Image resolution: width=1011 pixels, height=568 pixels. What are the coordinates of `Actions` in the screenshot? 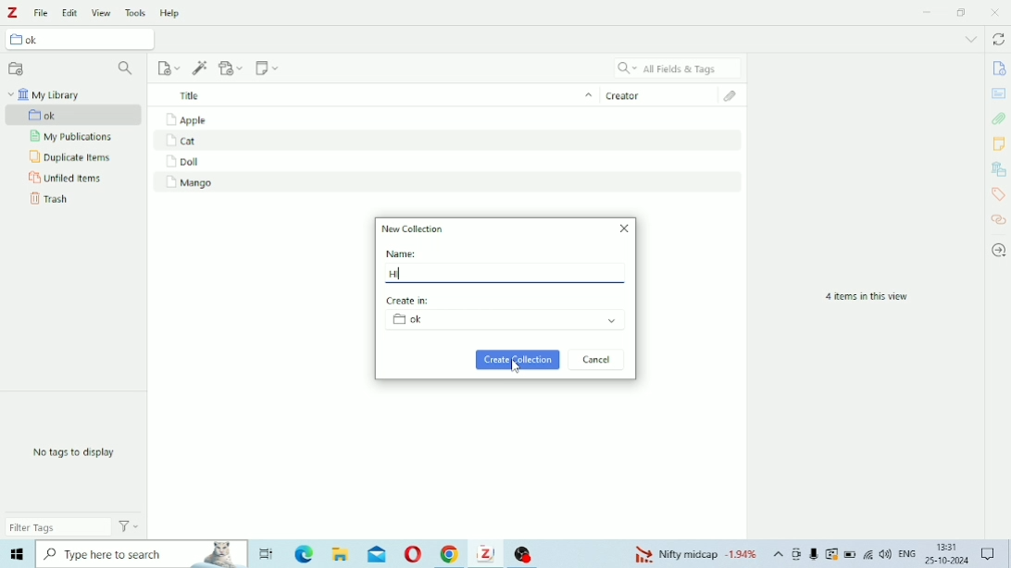 It's located at (129, 525).